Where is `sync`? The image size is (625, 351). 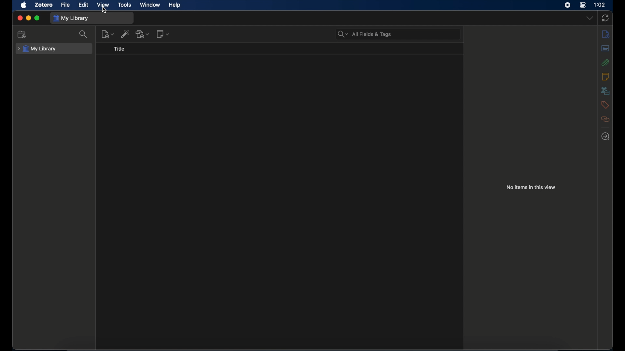 sync is located at coordinates (606, 18).